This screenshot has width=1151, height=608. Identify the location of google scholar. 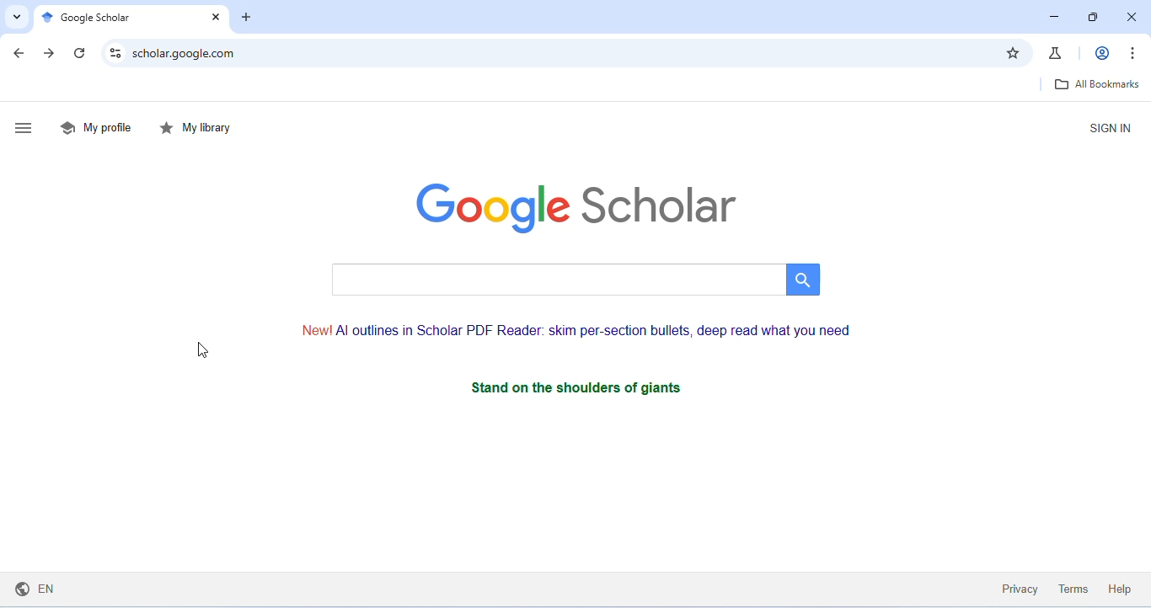
(101, 19).